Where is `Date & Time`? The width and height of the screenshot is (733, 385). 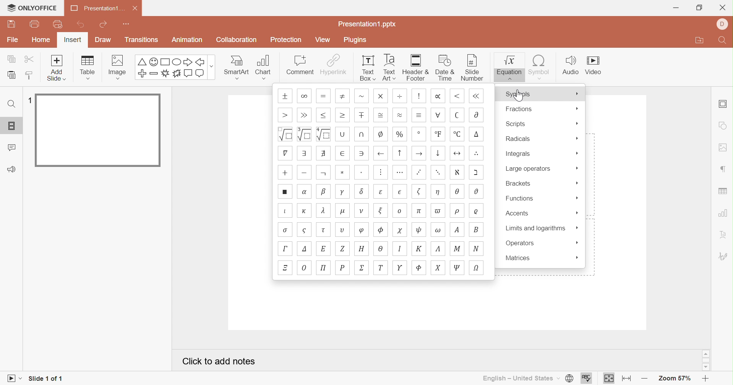
Date & Time is located at coordinates (446, 67).